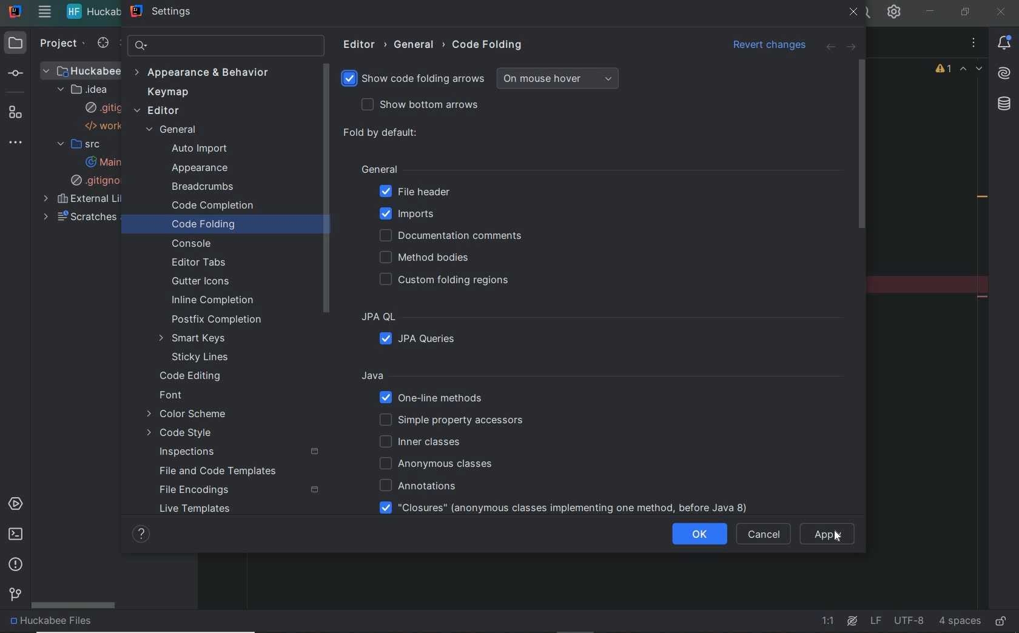 This screenshot has width=1019, height=633. What do you see at coordinates (210, 206) in the screenshot?
I see `code completion` at bounding box center [210, 206].